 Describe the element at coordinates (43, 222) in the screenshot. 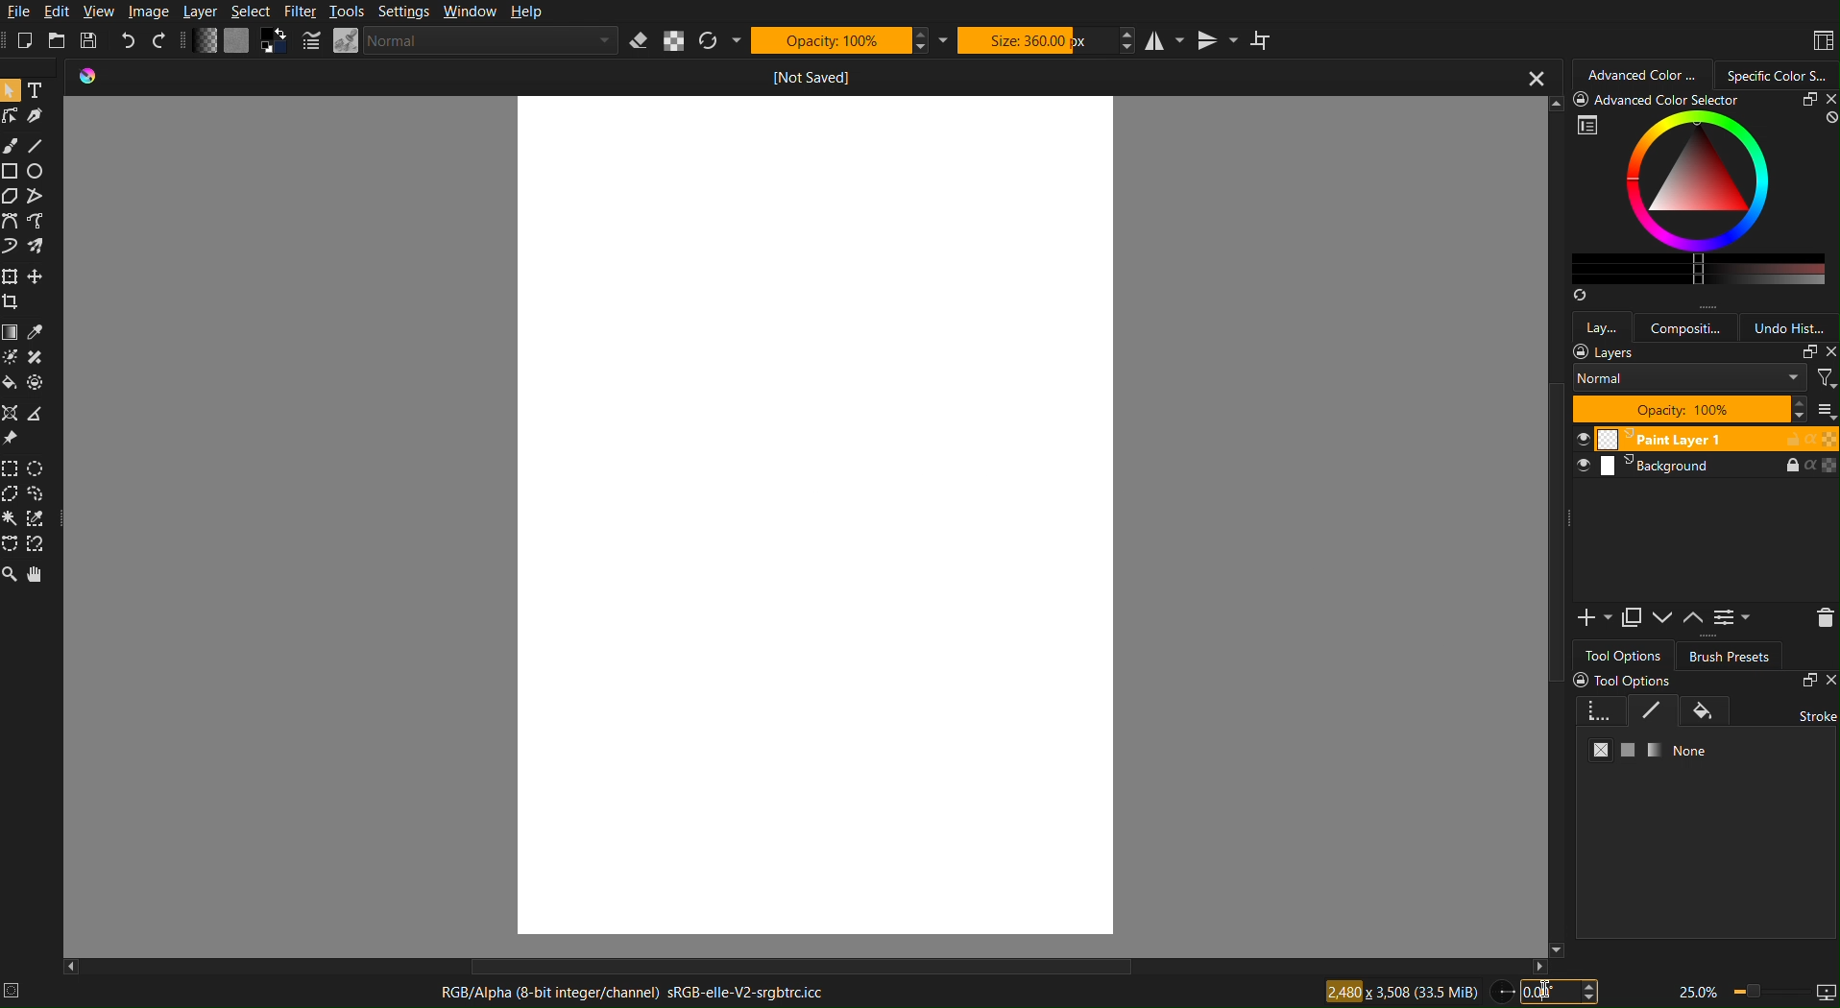

I see `Polyline Tool` at that location.